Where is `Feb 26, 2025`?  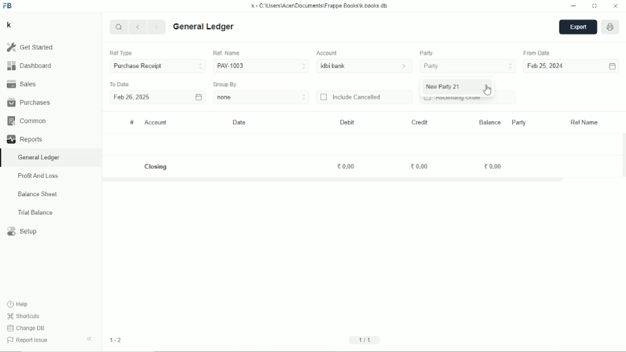
Feb 26, 2025 is located at coordinates (132, 98).